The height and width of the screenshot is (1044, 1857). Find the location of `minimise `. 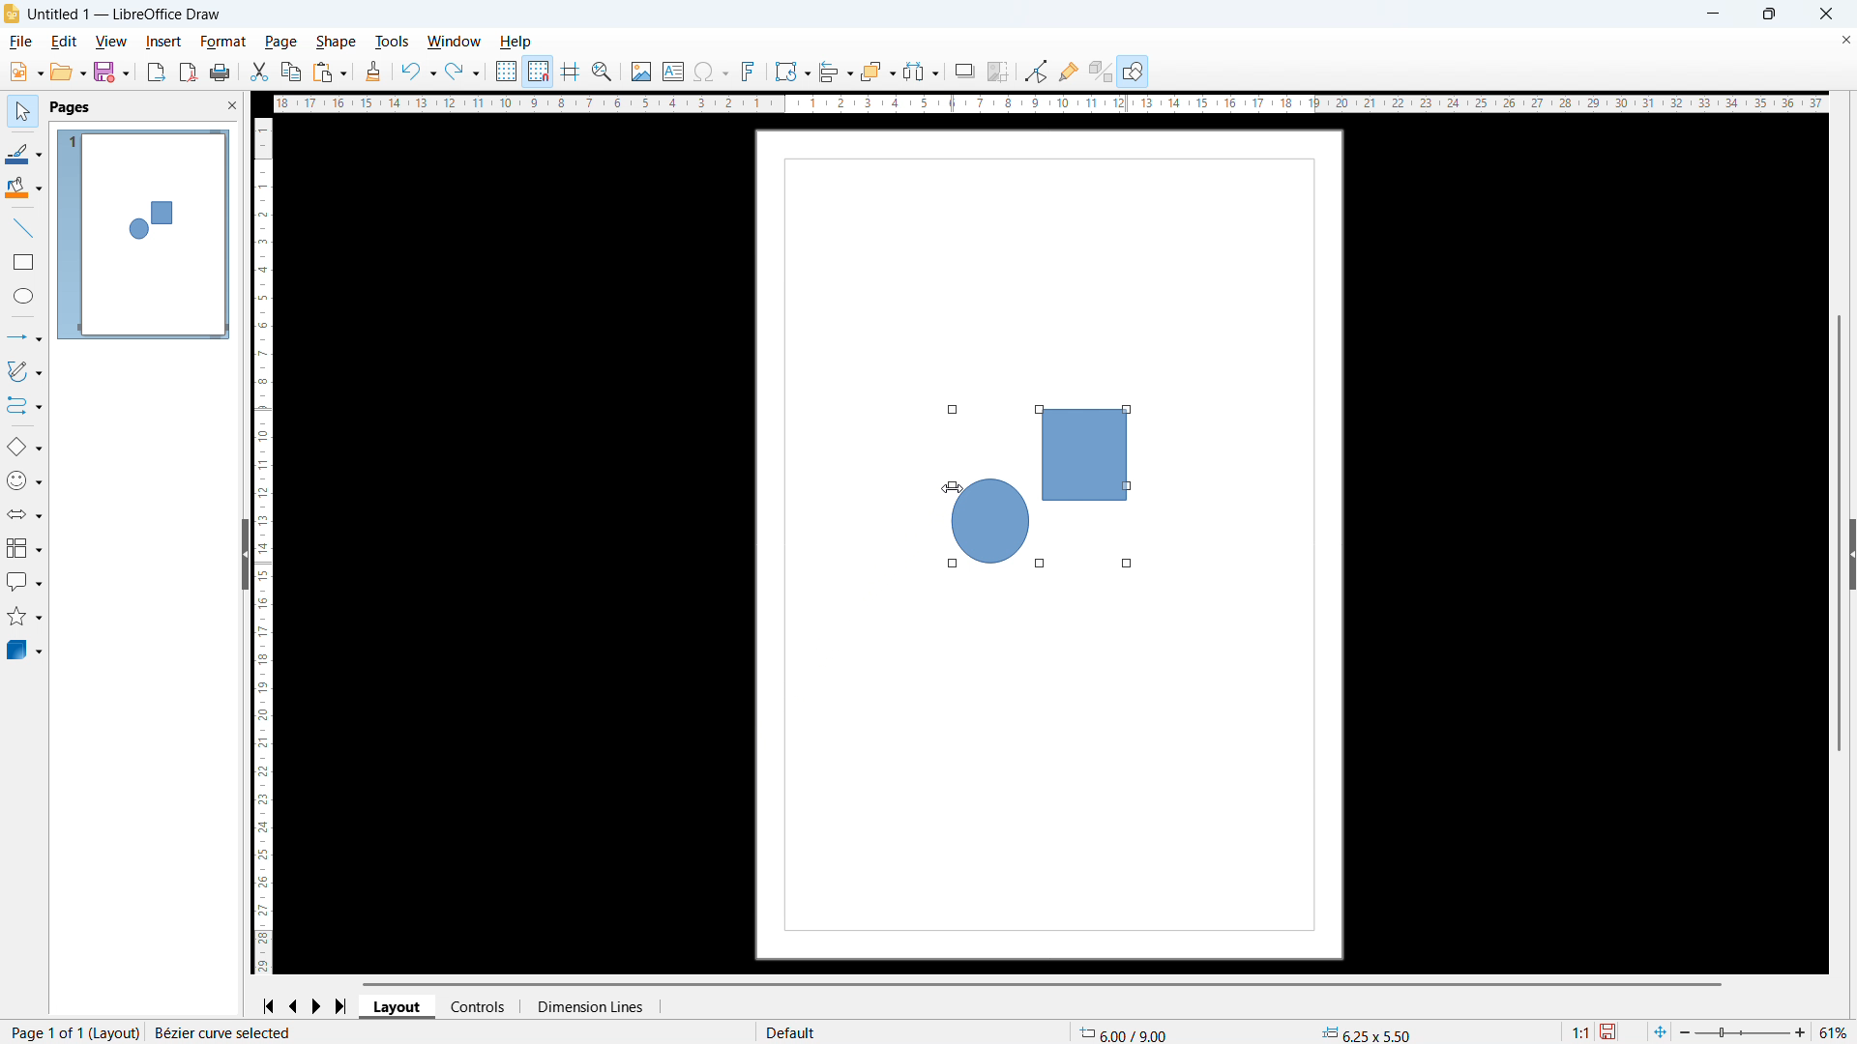

minimise  is located at coordinates (1712, 14).